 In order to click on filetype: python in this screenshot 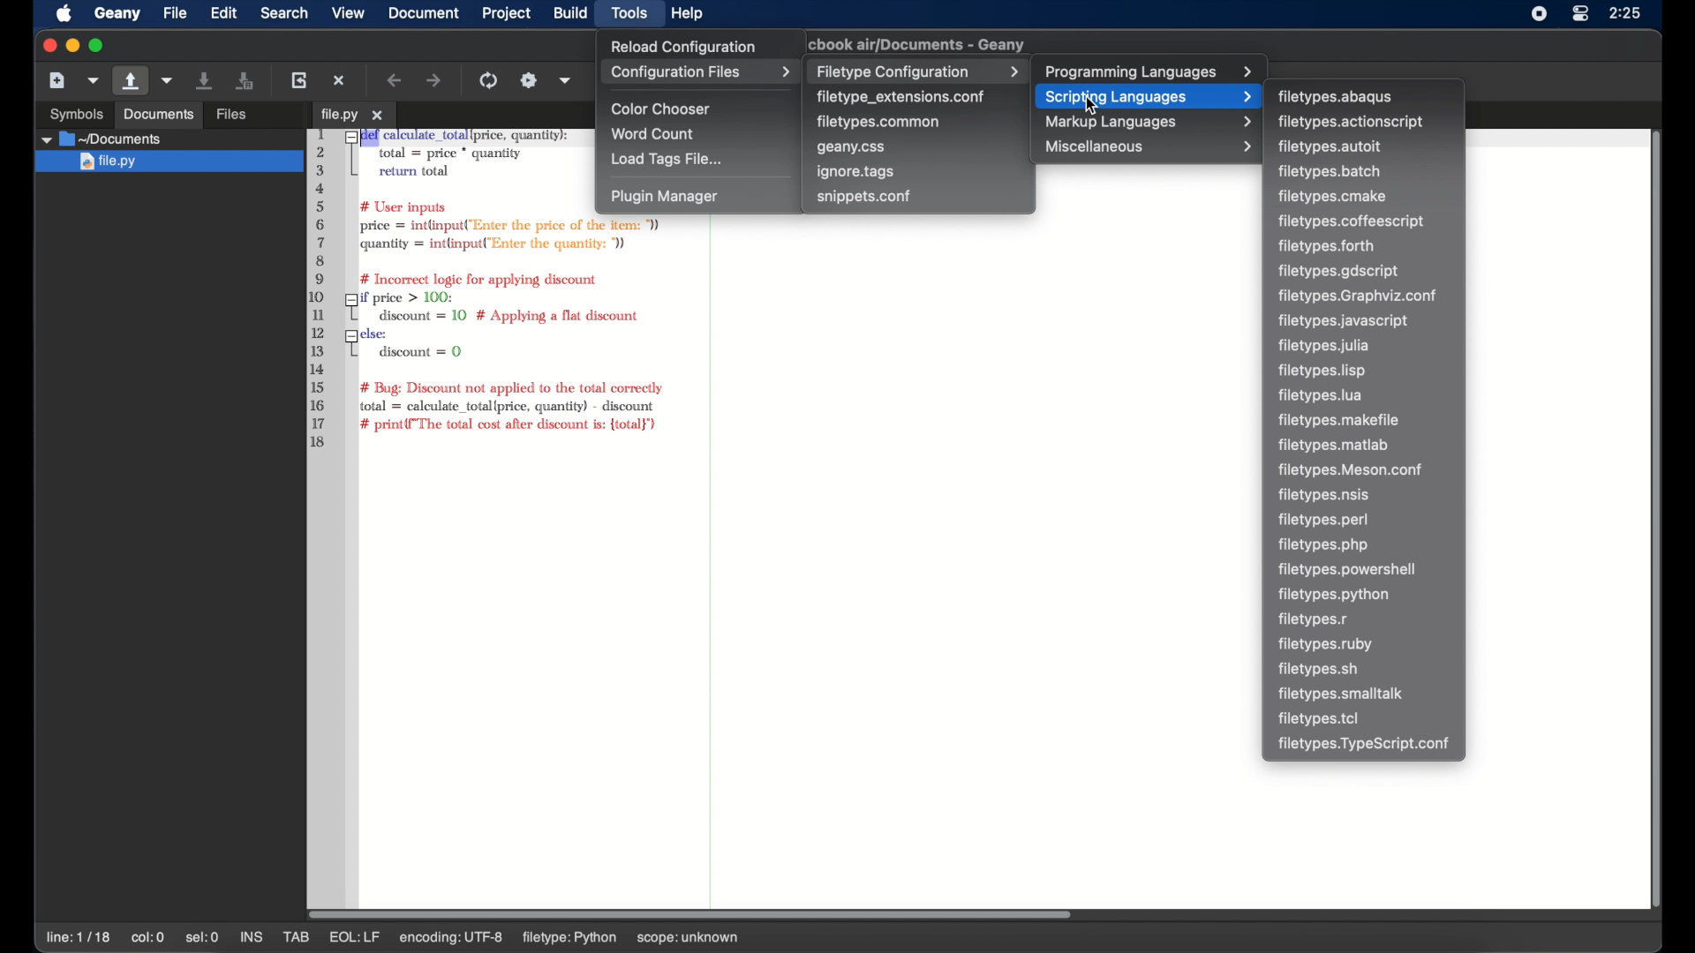, I will do `click(620, 937)`.